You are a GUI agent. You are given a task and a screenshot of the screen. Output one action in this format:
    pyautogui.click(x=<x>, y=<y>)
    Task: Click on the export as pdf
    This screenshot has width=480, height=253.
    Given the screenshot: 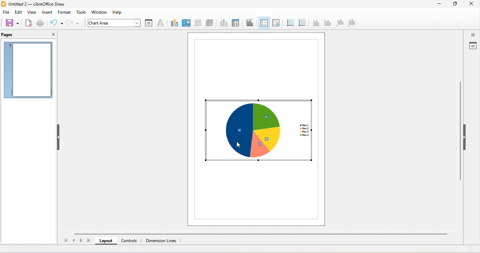 What is the action you would take?
    pyautogui.click(x=28, y=23)
    